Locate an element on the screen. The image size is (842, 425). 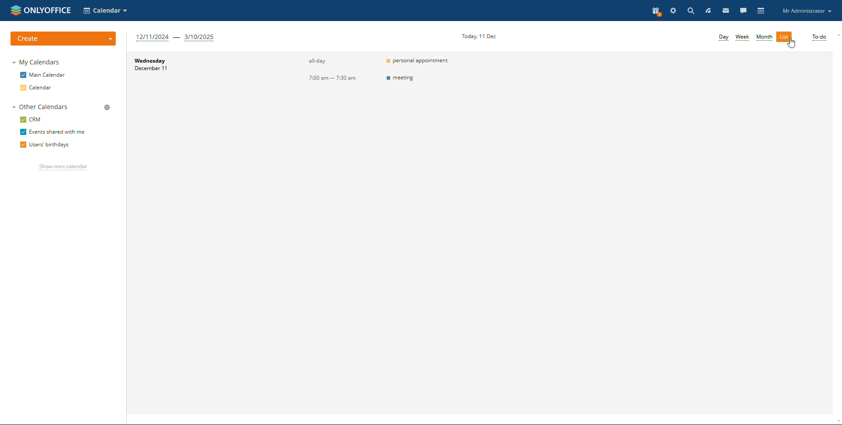
list view selected is located at coordinates (784, 37).